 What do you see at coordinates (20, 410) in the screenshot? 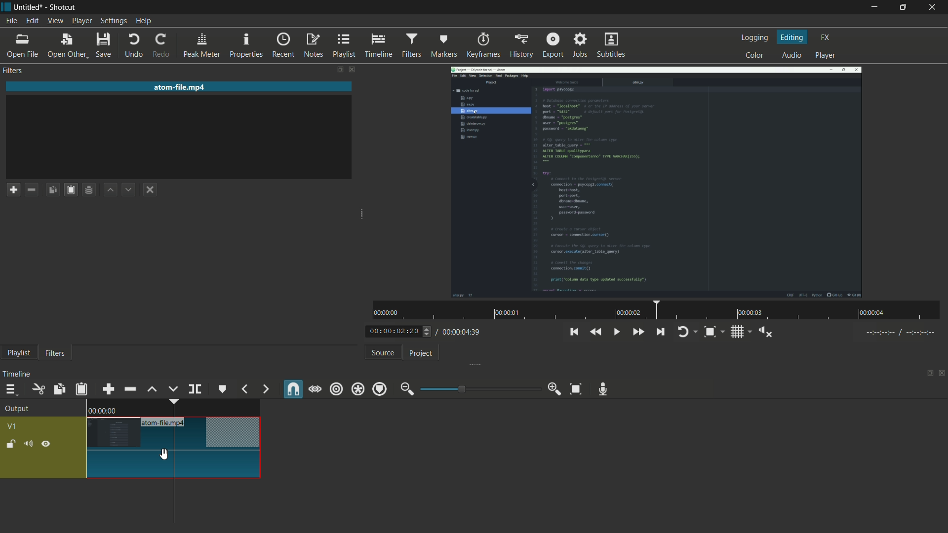
I see `output` at bounding box center [20, 410].